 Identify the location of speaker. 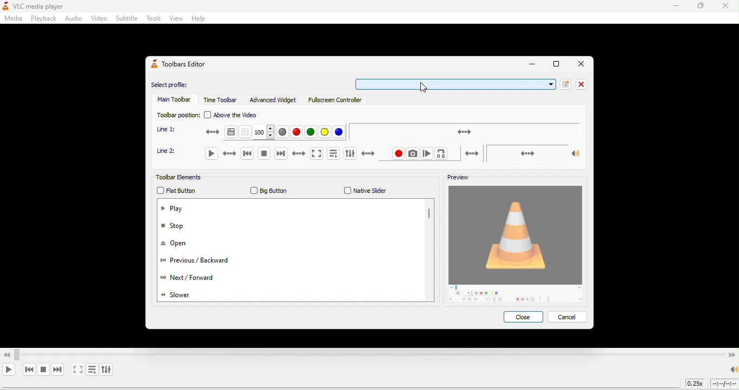
(733, 369).